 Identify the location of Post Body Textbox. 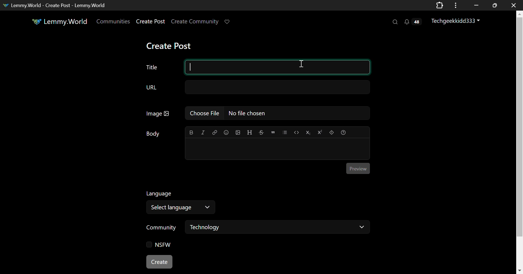
(277, 149).